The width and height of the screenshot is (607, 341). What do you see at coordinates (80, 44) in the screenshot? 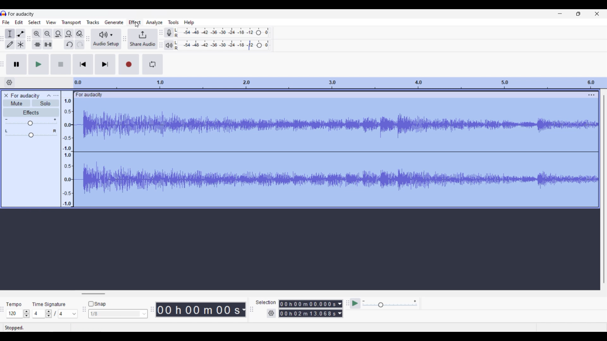
I see `Redo` at bounding box center [80, 44].